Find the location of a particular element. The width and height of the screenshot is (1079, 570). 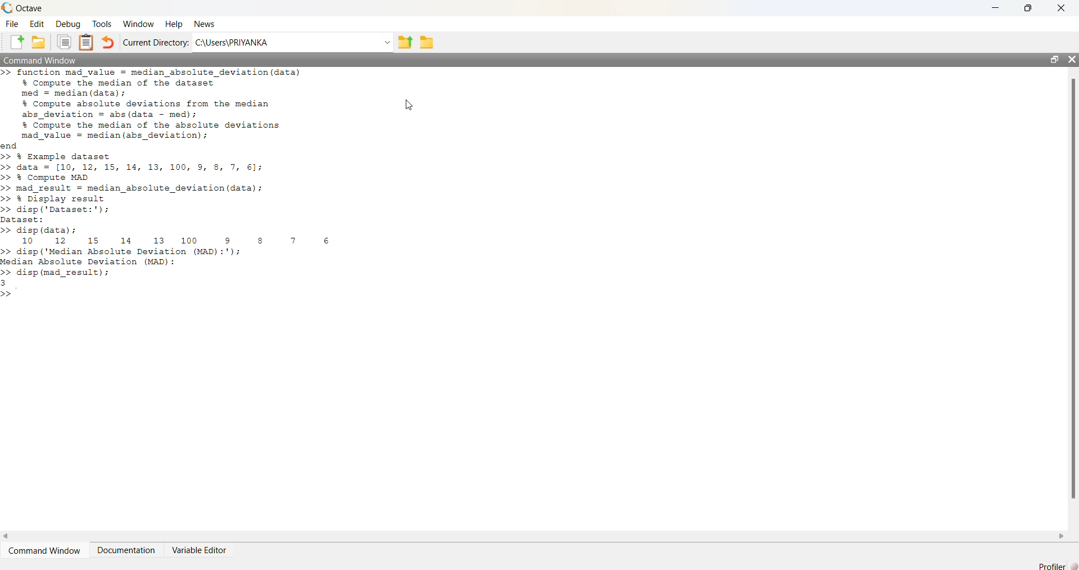

Variable Editor is located at coordinates (198, 550).